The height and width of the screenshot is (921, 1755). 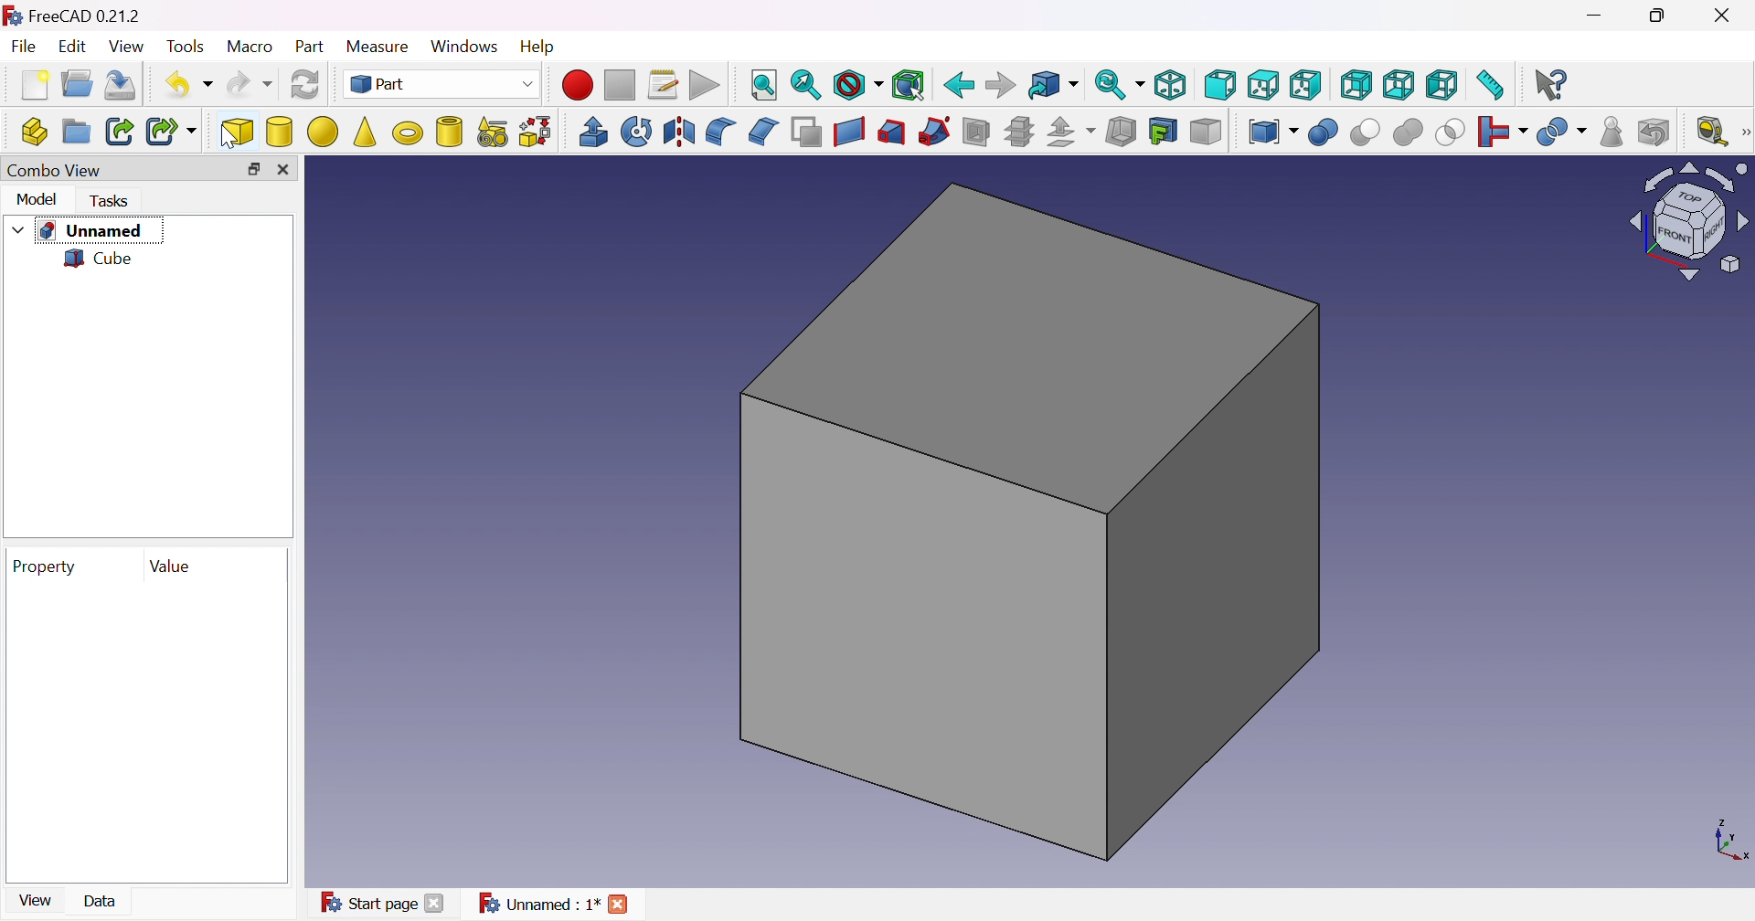 I want to click on Save, so click(x=120, y=84).